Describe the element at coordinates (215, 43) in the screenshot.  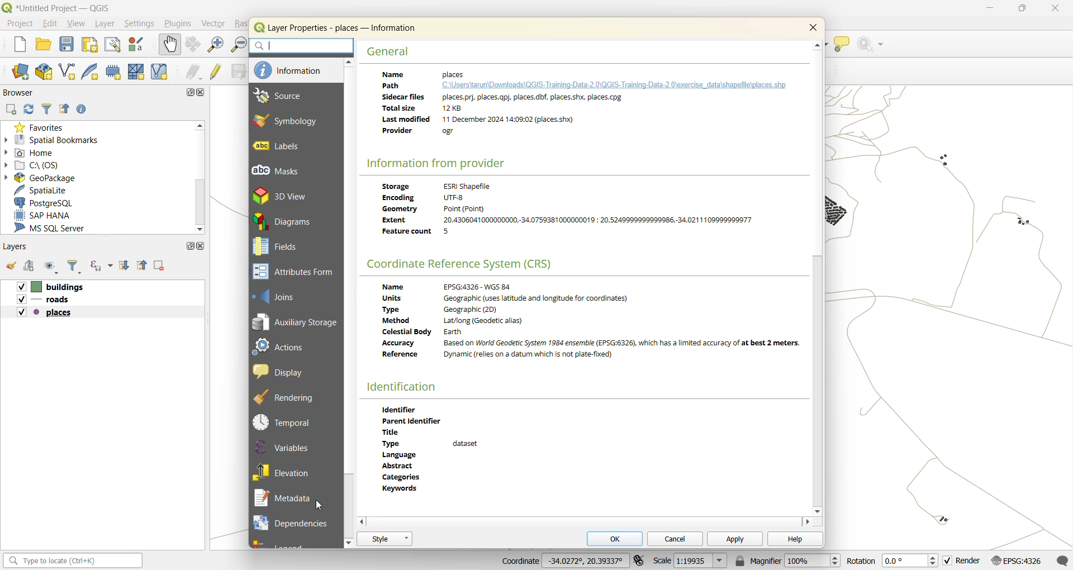
I see `zoom in` at that location.